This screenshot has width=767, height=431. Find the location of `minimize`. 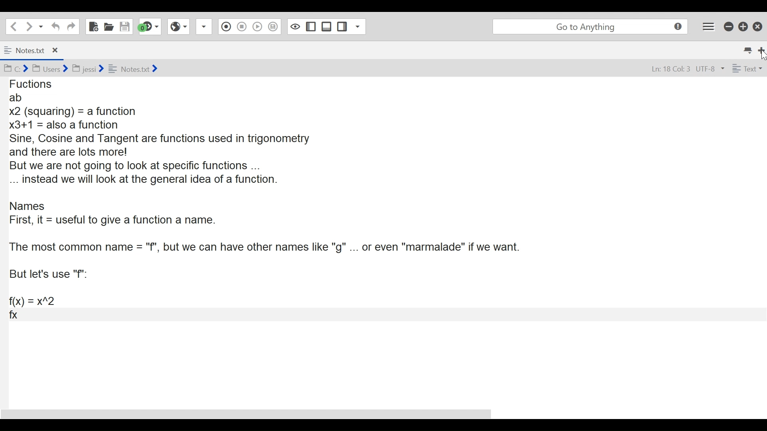

minimize is located at coordinates (728, 26).